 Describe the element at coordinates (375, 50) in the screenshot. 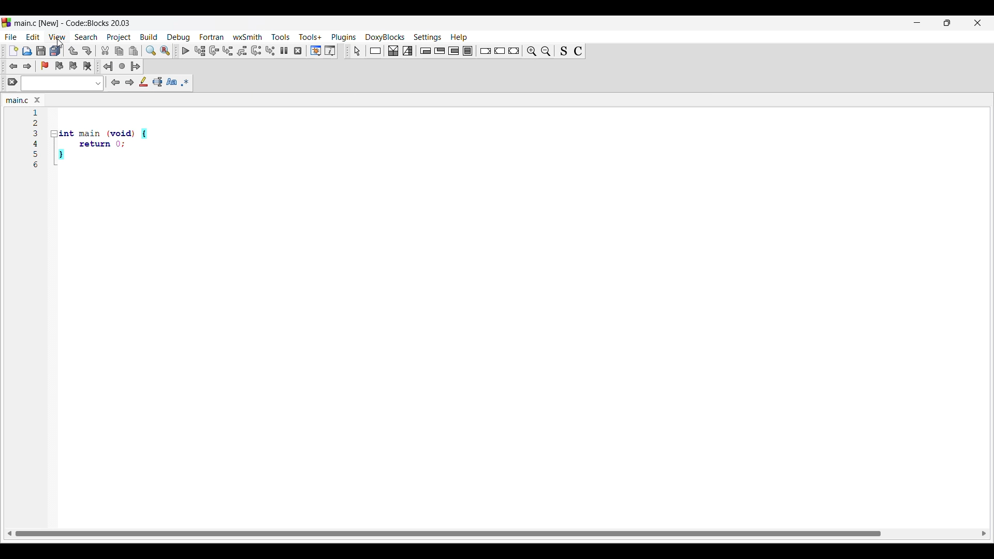

I see `Instruction` at that location.